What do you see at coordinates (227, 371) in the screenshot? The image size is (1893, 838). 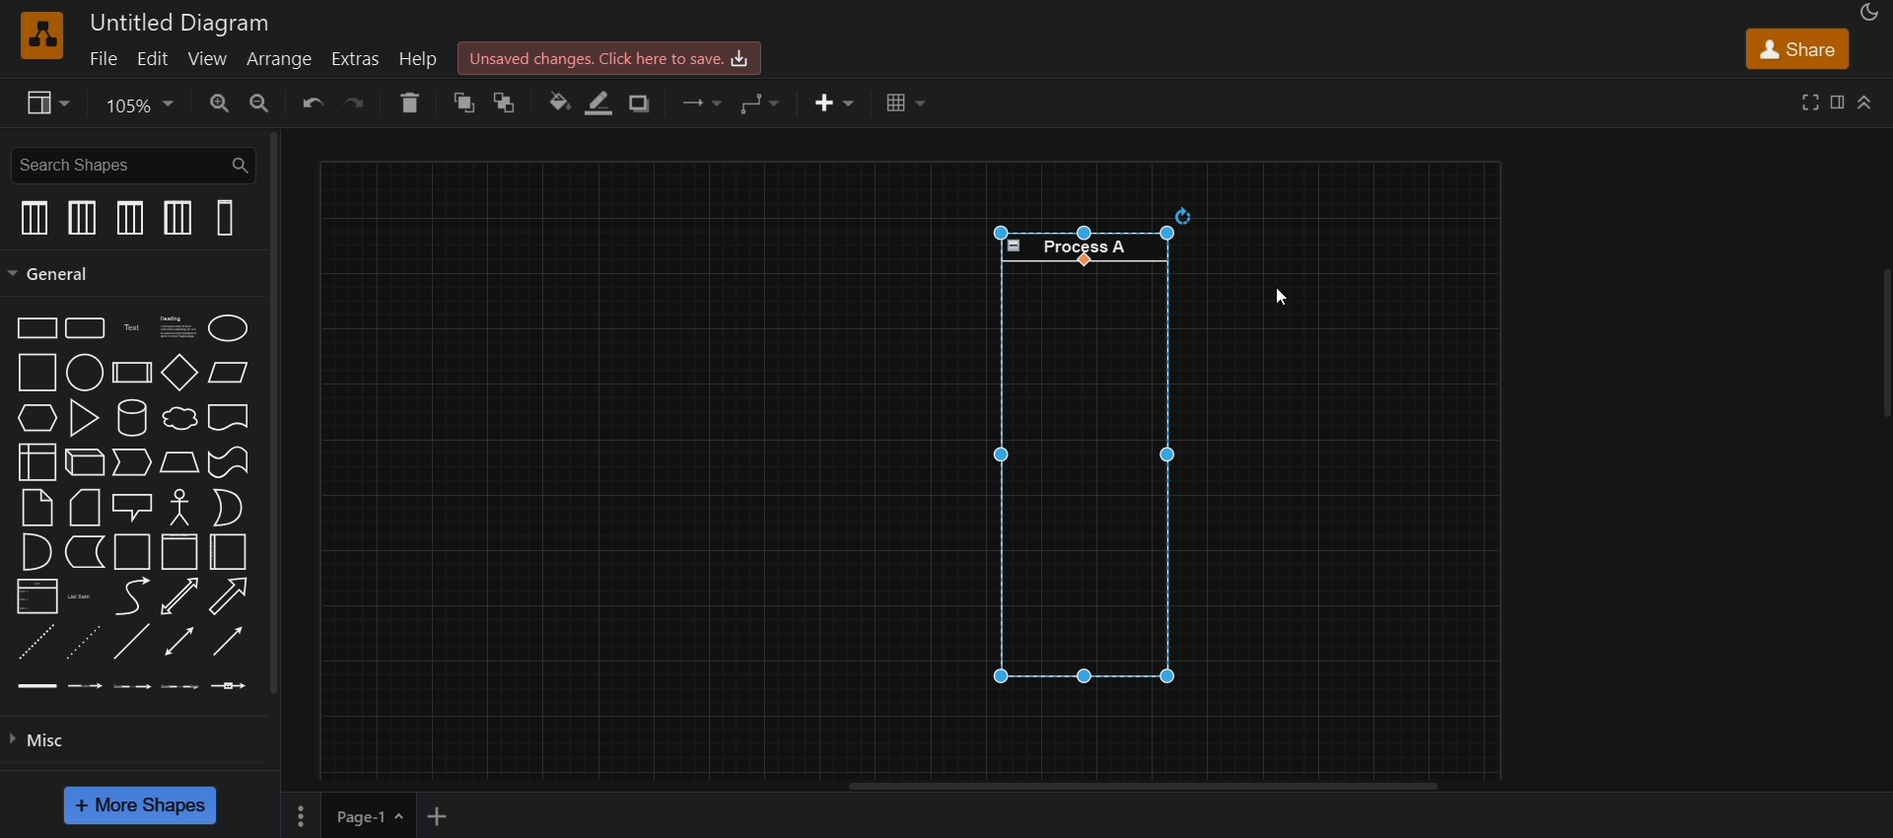 I see `parallelogram` at bounding box center [227, 371].